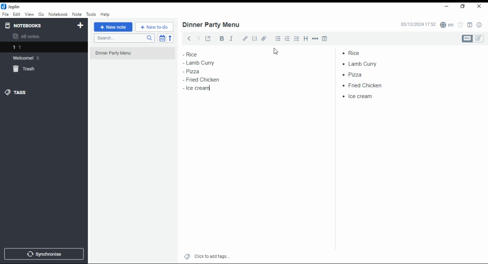  Describe the element at coordinates (29, 14) in the screenshot. I see `view` at that location.